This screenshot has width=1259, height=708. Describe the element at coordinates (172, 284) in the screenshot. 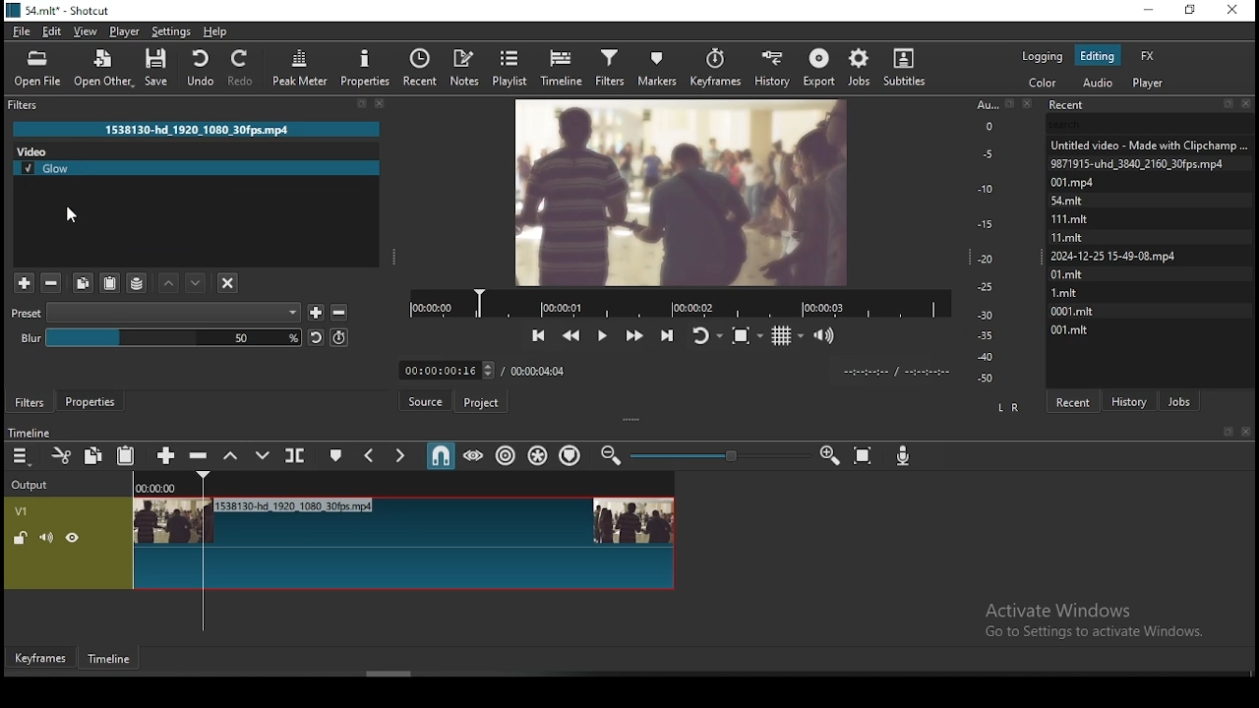

I see `move filter up` at that location.